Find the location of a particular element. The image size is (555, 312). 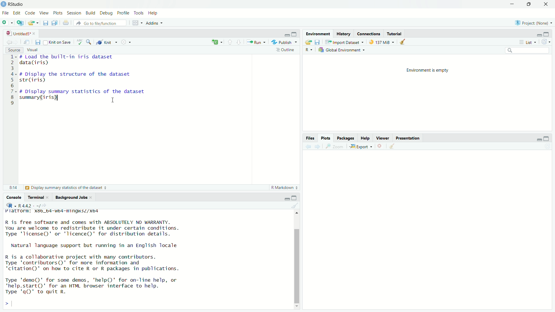

Connections is located at coordinates (369, 33).